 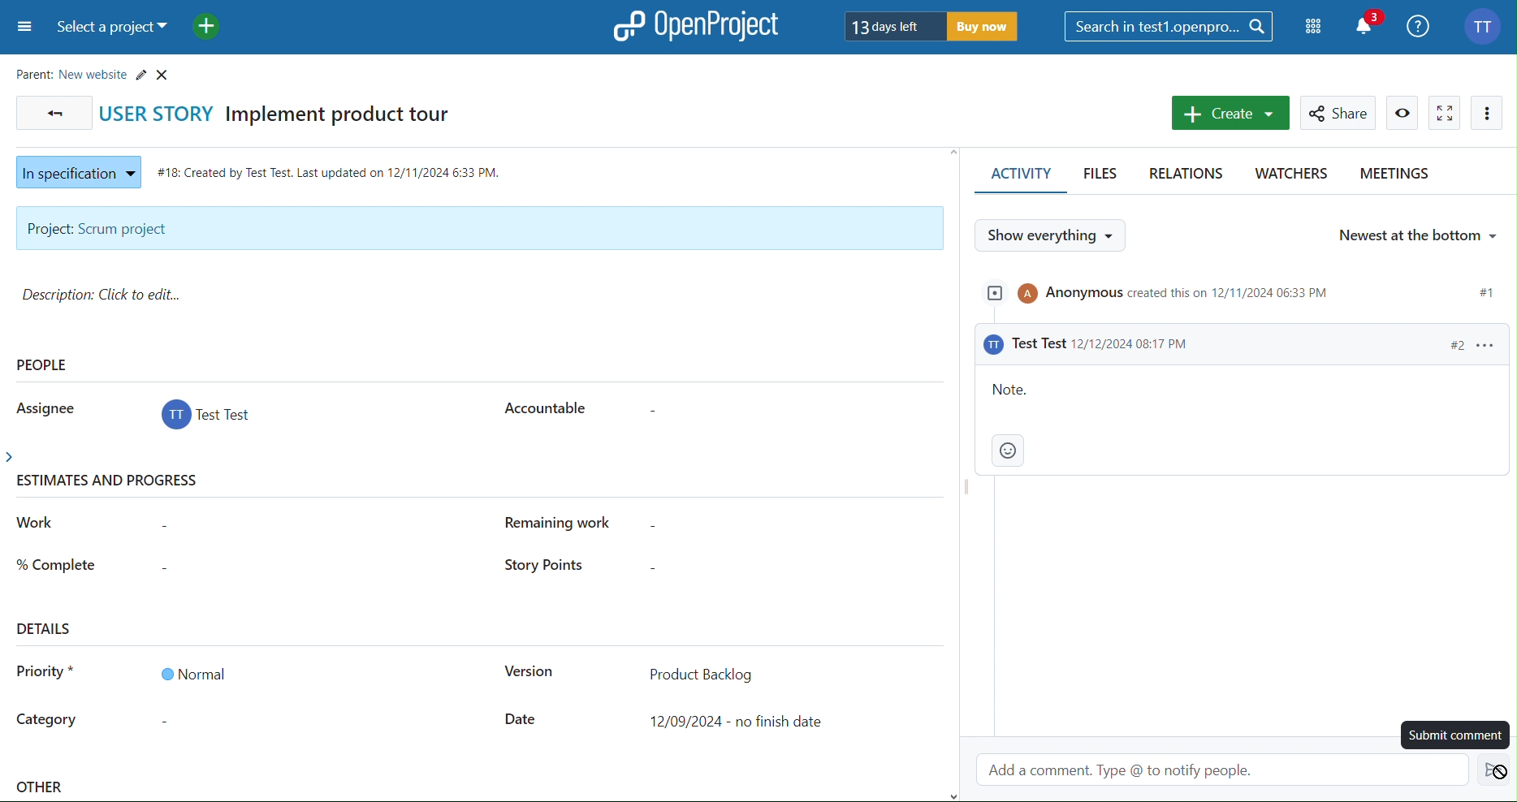 What do you see at coordinates (46, 627) in the screenshot?
I see `Details` at bounding box center [46, 627].